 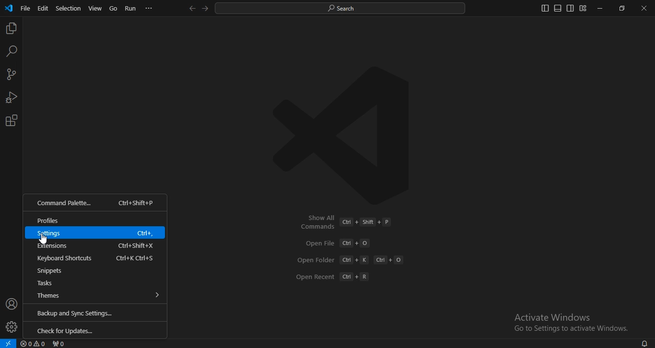 What do you see at coordinates (8, 343) in the screenshot?
I see `open a remote window` at bounding box center [8, 343].